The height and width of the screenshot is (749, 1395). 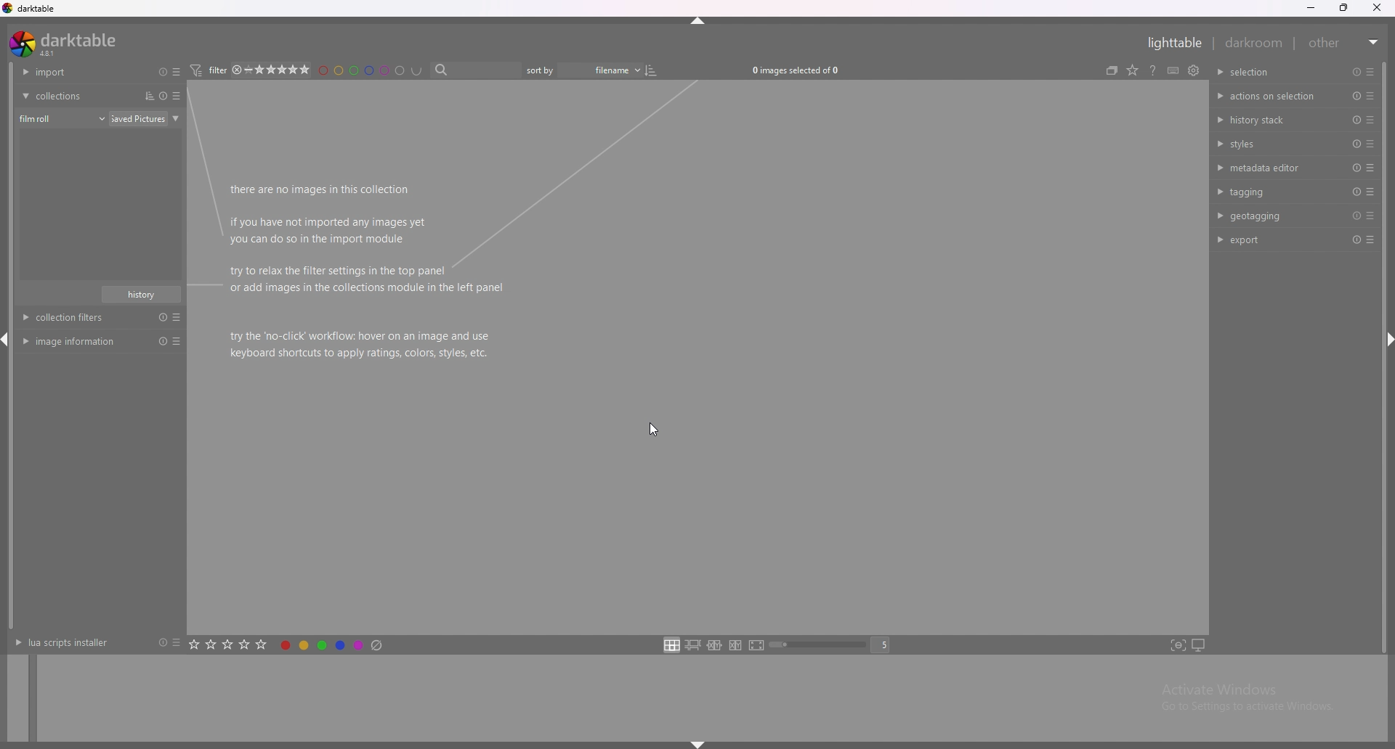 I want to click on presets, so click(x=179, y=96).